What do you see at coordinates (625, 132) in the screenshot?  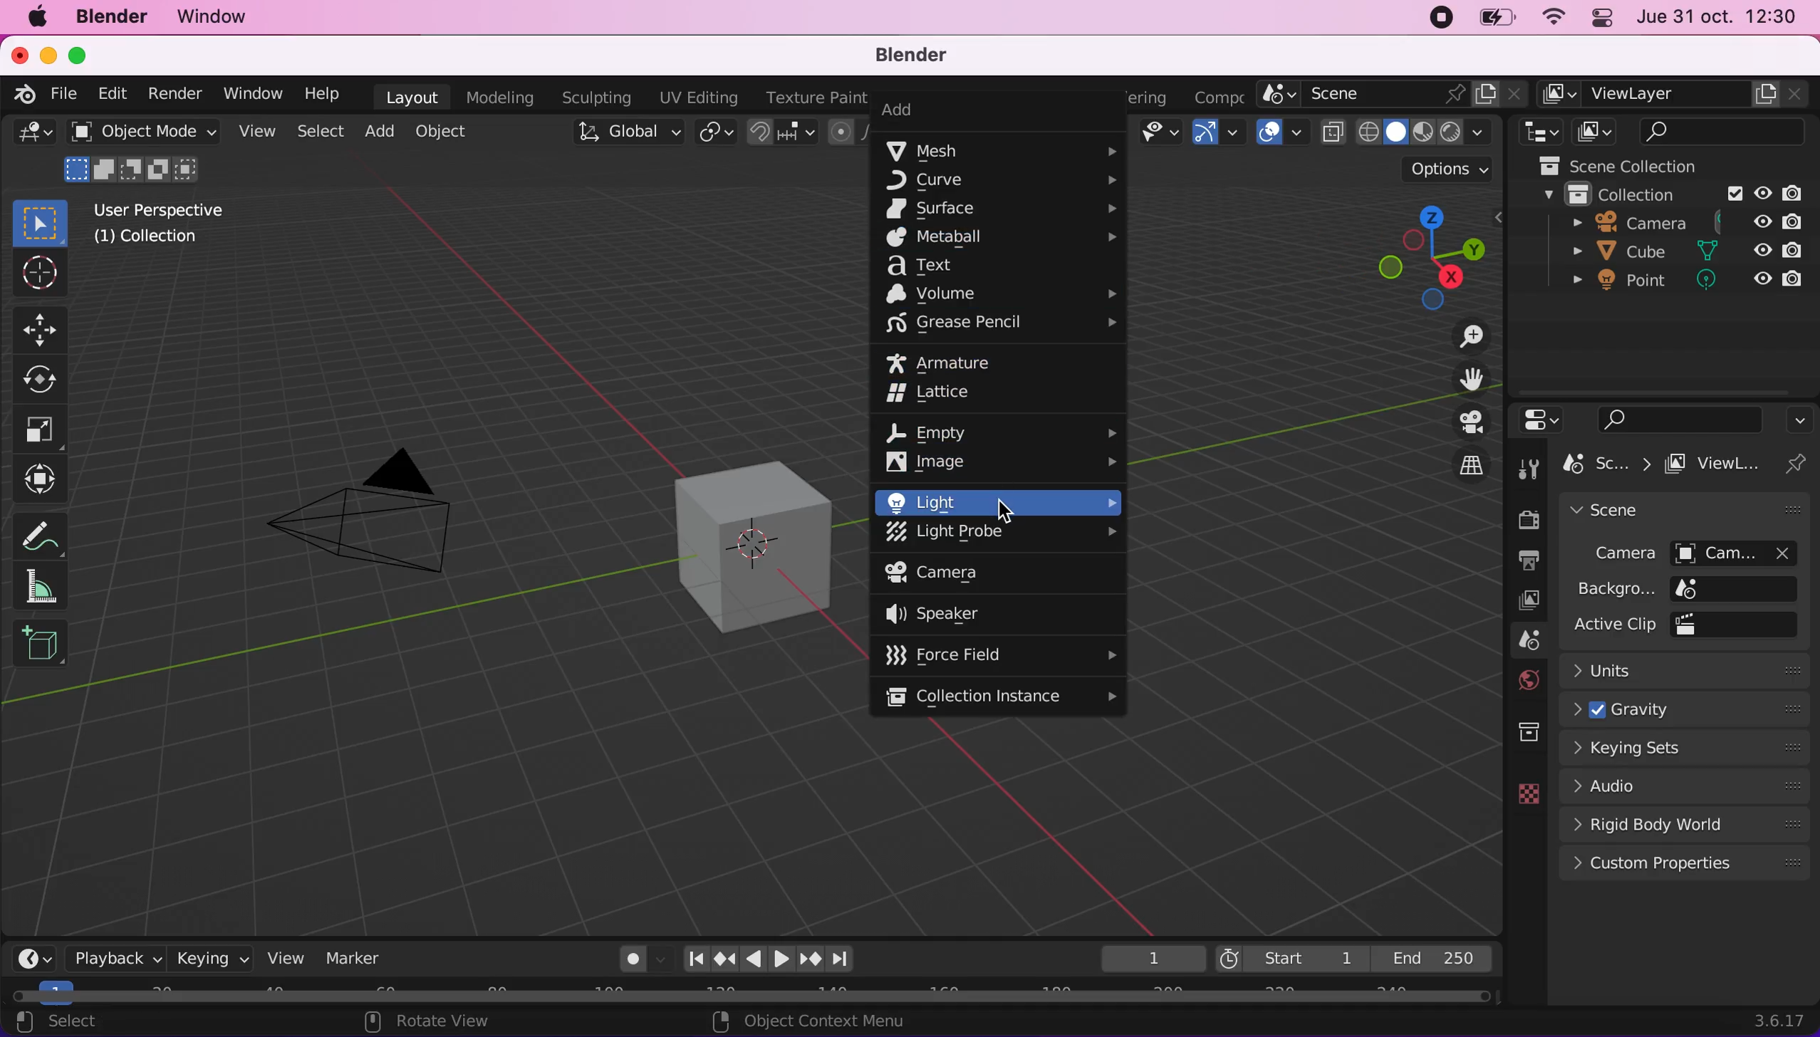 I see `transformation orientation` at bounding box center [625, 132].